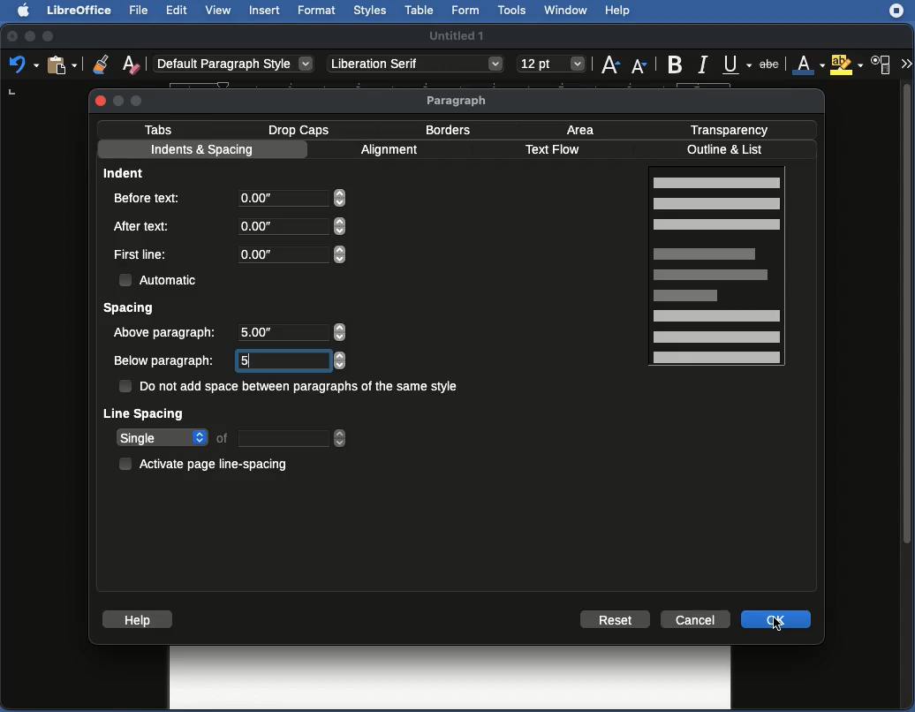  What do you see at coordinates (178, 10) in the screenshot?
I see `Edit` at bounding box center [178, 10].